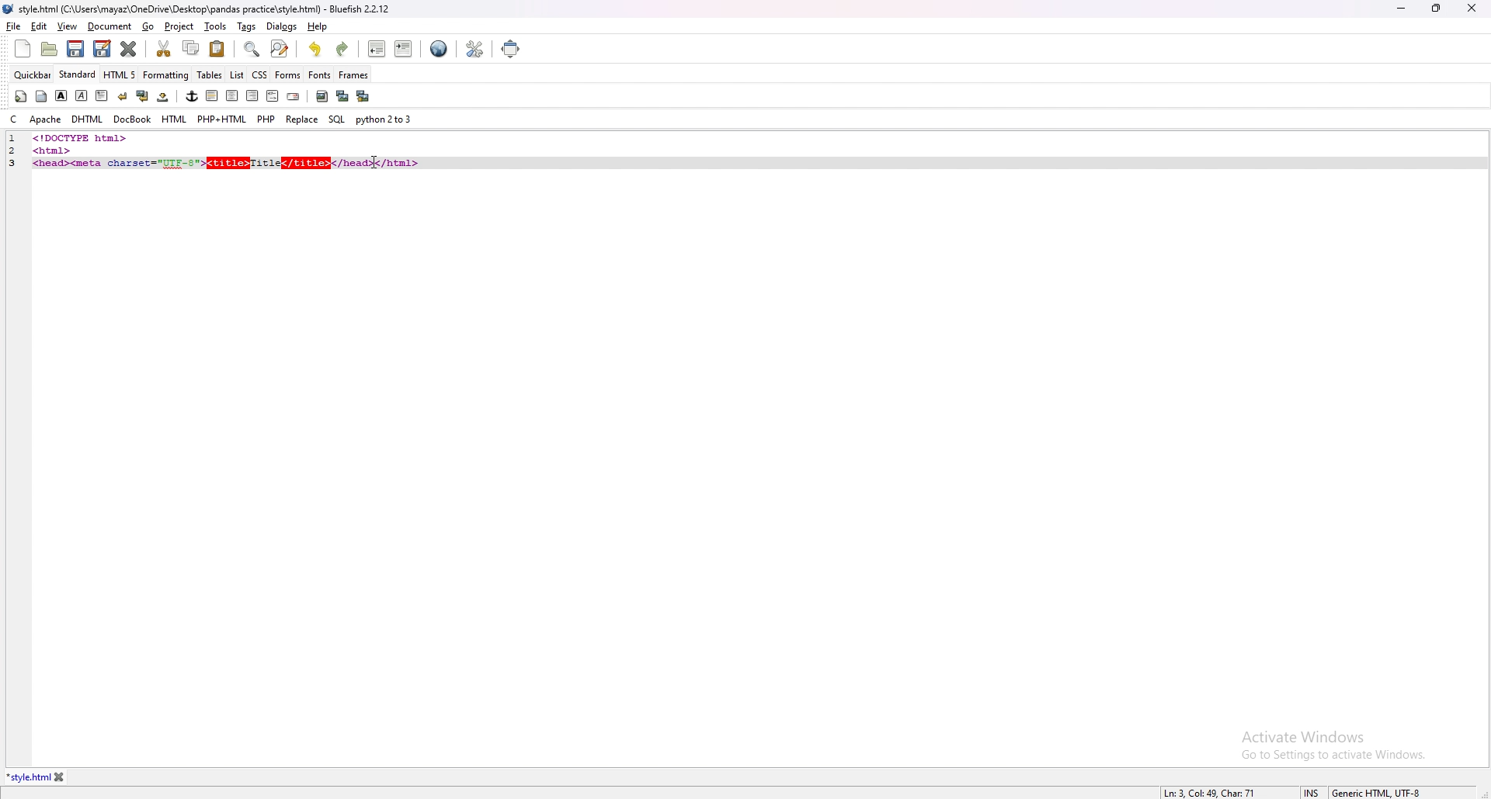 The width and height of the screenshot is (1491, 799). Describe the element at coordinates (110, 27) in the screenshot. I see `document` at that location.